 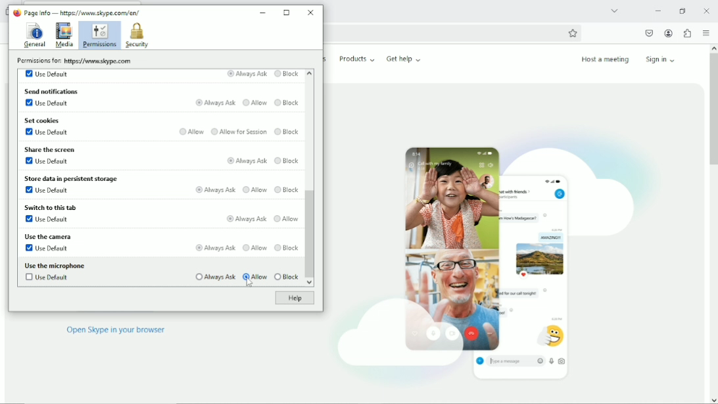 What do you see at coordinates (49, 104) in the screenshot?
I see `Use default` at bounding box center [49, 104].